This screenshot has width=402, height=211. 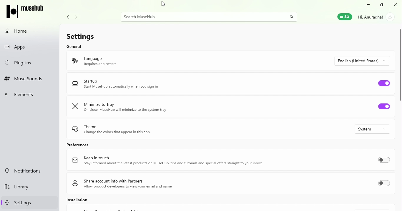 I want to click on Muse sounds, so click(x=30, y=78).